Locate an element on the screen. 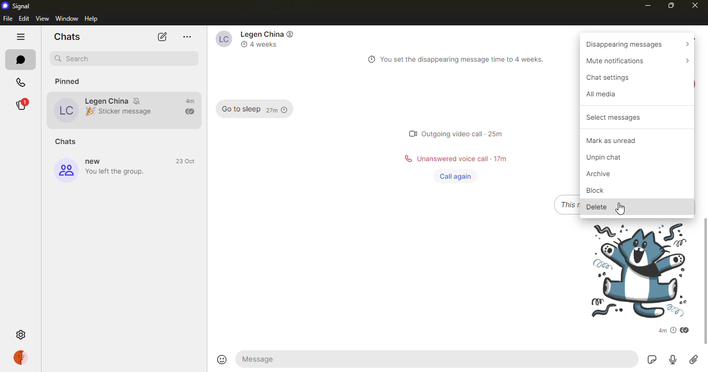  pinned is located at coordinates (74, 79).